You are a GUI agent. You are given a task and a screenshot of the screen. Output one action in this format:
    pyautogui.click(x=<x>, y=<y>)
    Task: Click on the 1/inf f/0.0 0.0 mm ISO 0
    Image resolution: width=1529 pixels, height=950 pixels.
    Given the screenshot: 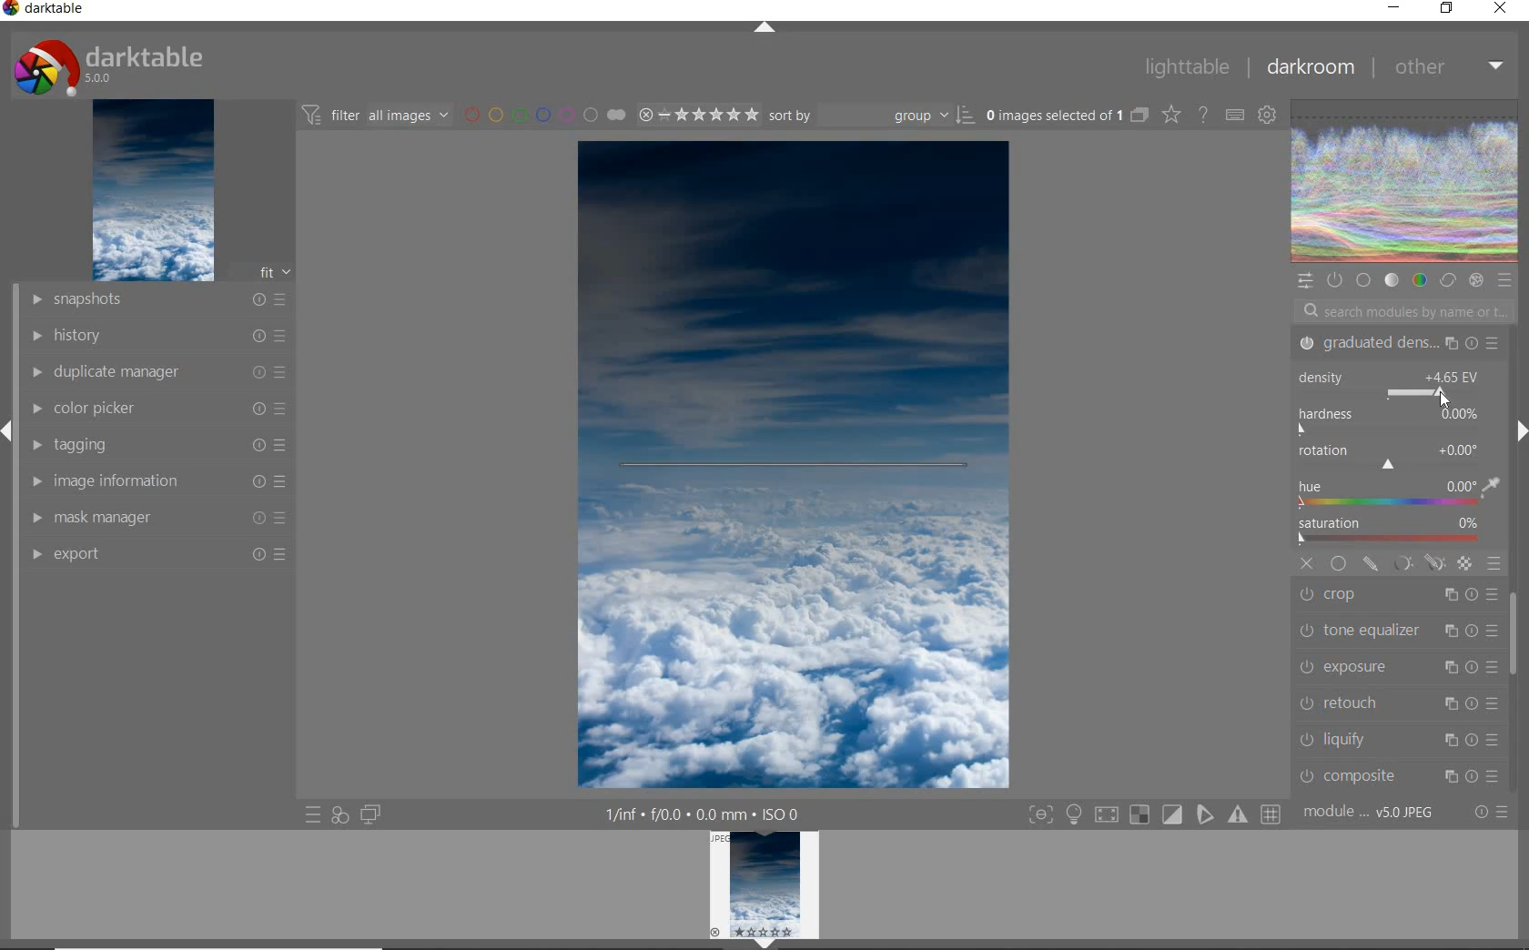 What is the action you would take?
    pyautogui.click(x=706, y=813)
    